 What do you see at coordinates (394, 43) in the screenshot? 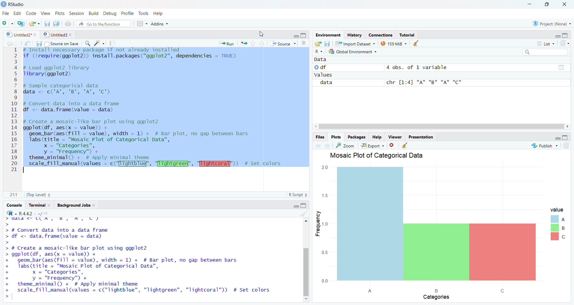
I see `159 MiB` at bounding box center [394, 43].